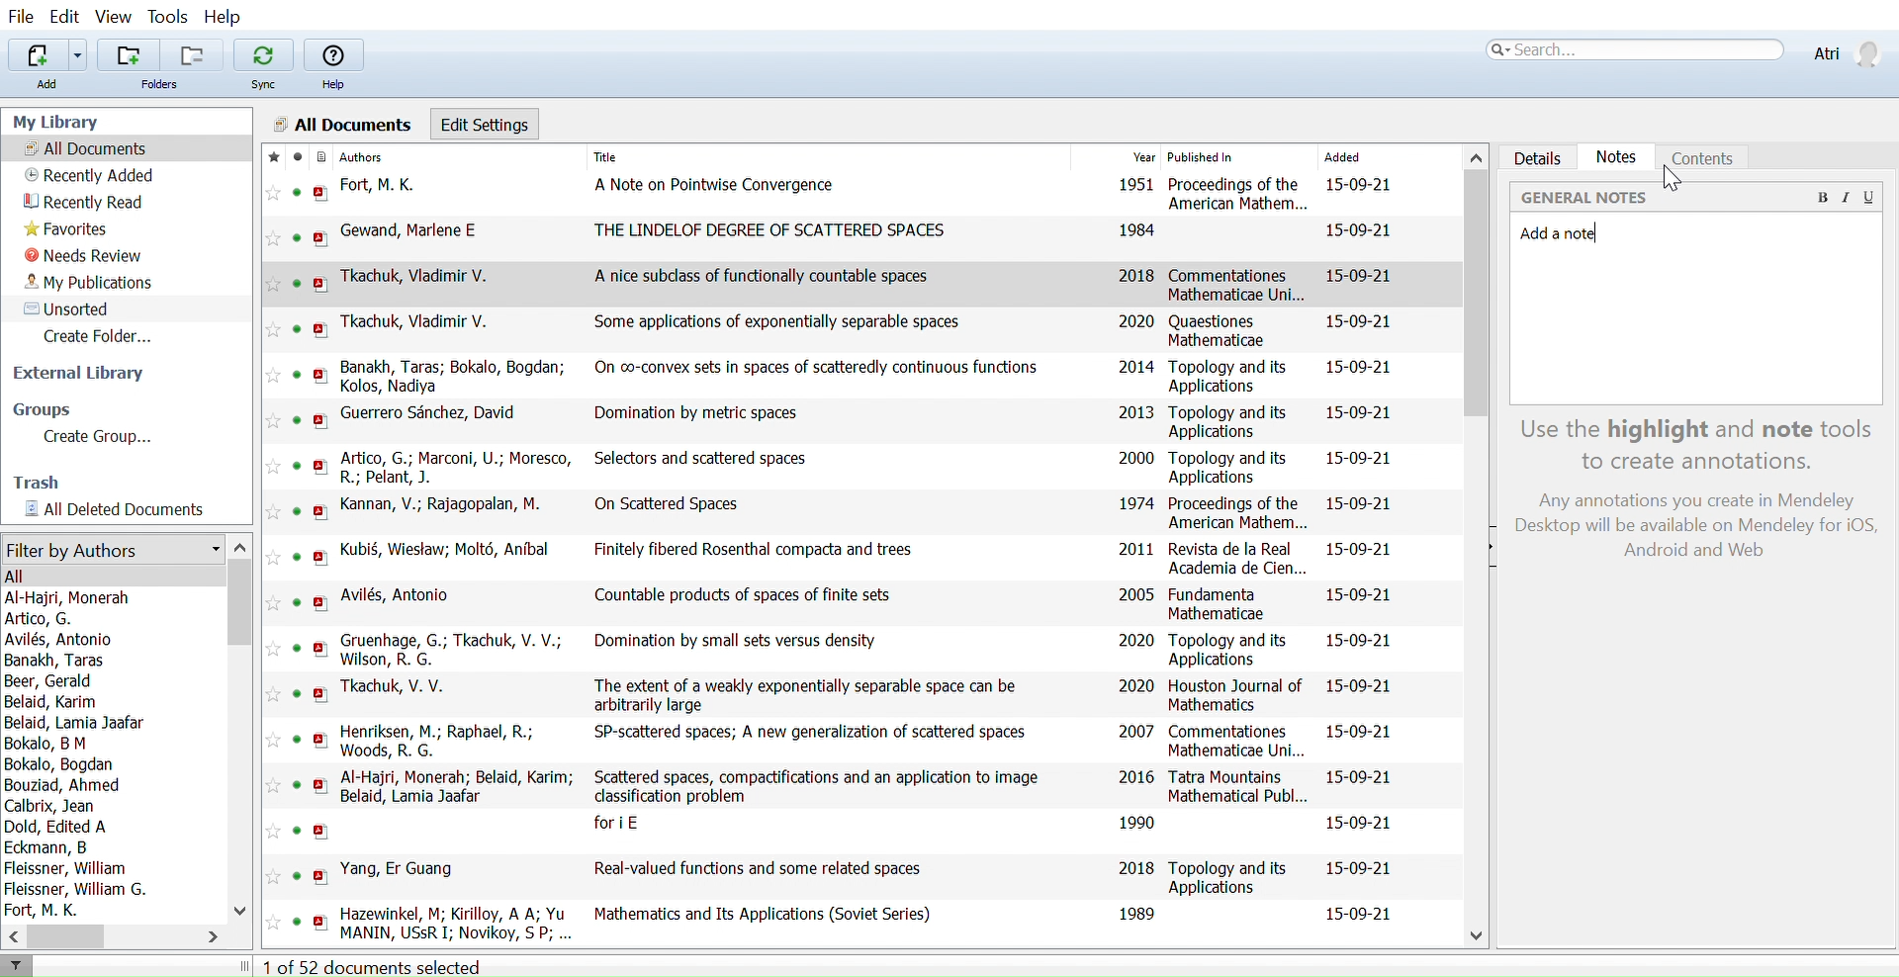 This screenshot has width=1899, height=977. What do you see at coordinates (64, 786) in the screenshot?
I see `Bouziad, Ahmed` at bounding box center [64, 786].